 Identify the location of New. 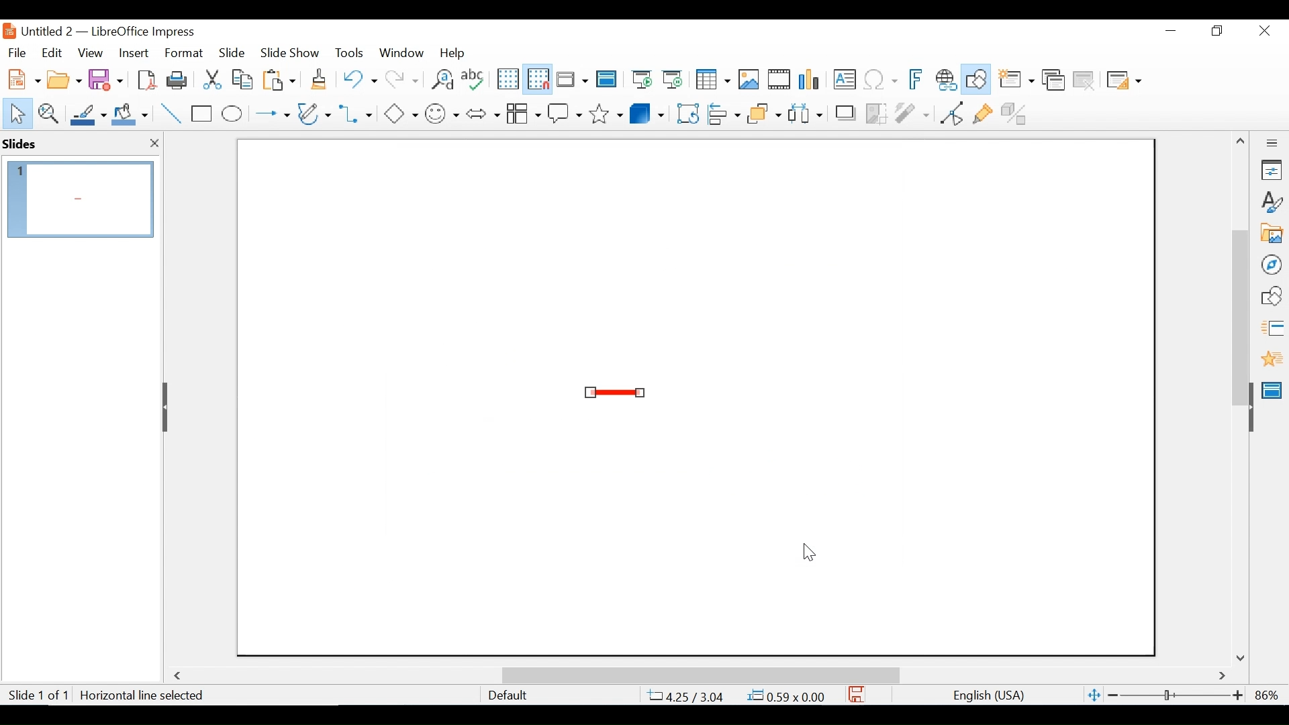
(21, 78).